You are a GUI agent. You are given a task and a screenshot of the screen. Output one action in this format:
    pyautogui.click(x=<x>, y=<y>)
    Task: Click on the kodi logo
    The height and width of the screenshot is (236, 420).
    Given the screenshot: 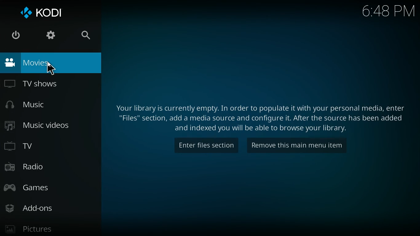 What is the action you would take?
    pyautogui.click(x=42, y=11)
    